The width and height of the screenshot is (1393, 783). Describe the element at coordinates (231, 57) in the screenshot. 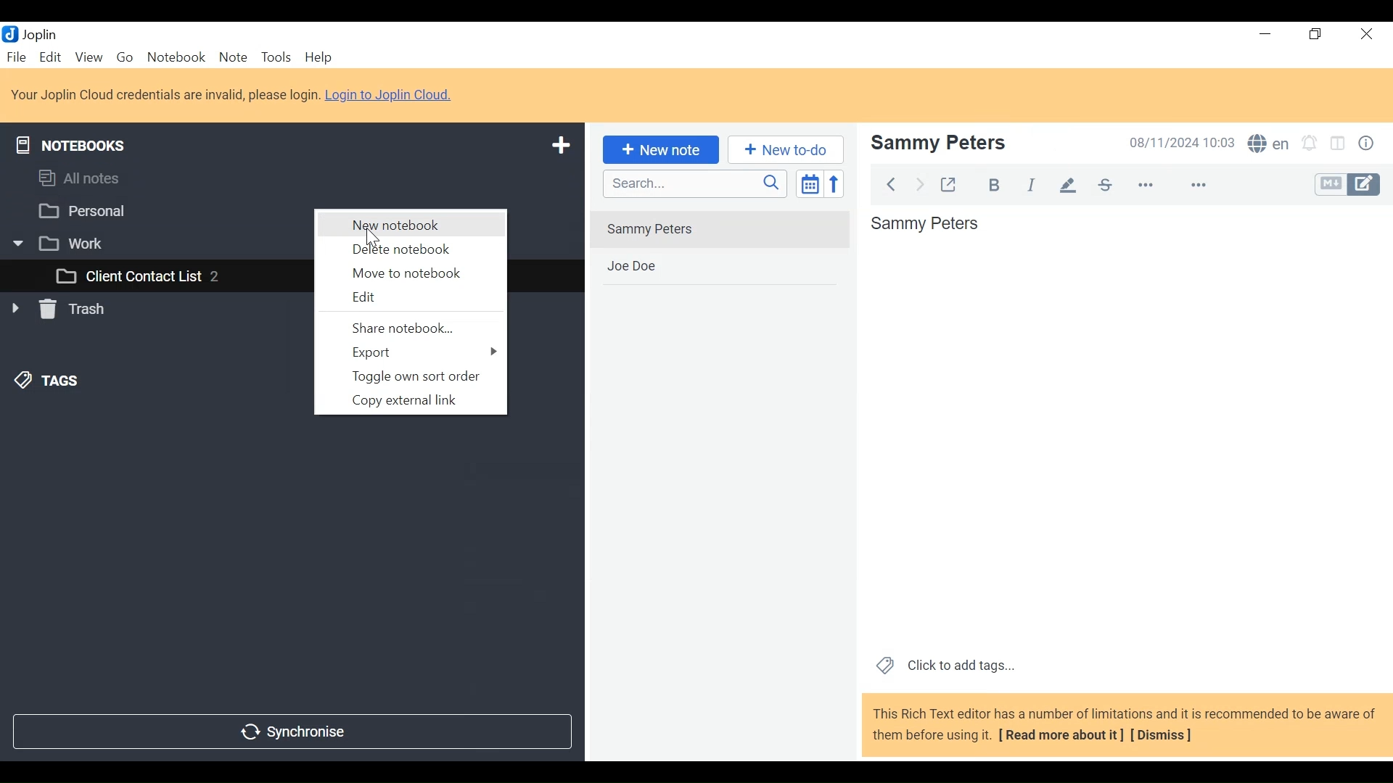

I see `Note` at that location.